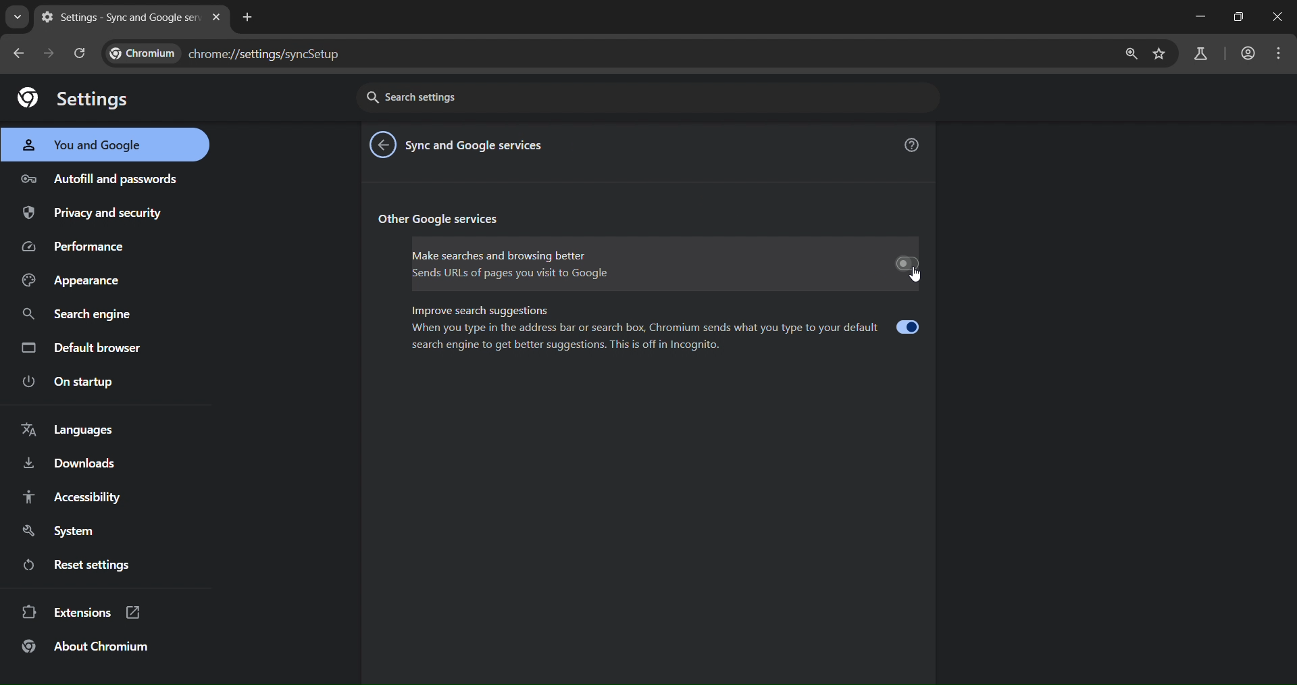 The width and height of the screenshot is (1297, 685). I want to click on downloads, so click(72, 465).